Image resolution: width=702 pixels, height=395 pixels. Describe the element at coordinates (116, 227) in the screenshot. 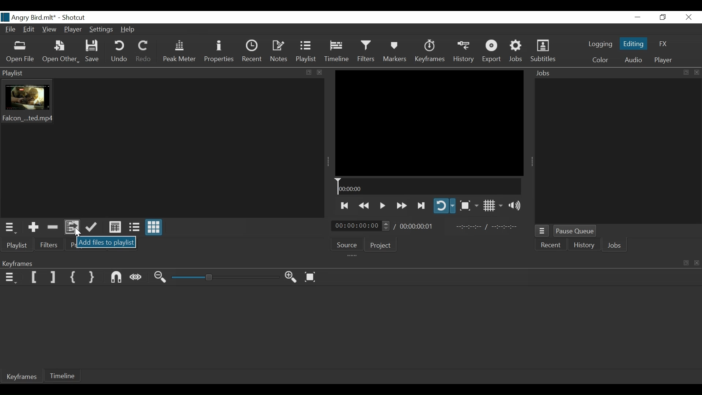

I see `View as detail` at that location.